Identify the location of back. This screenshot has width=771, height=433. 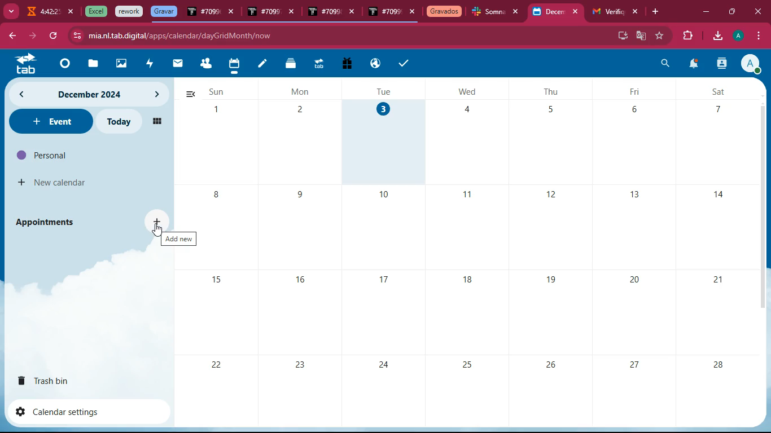
(190, 94).